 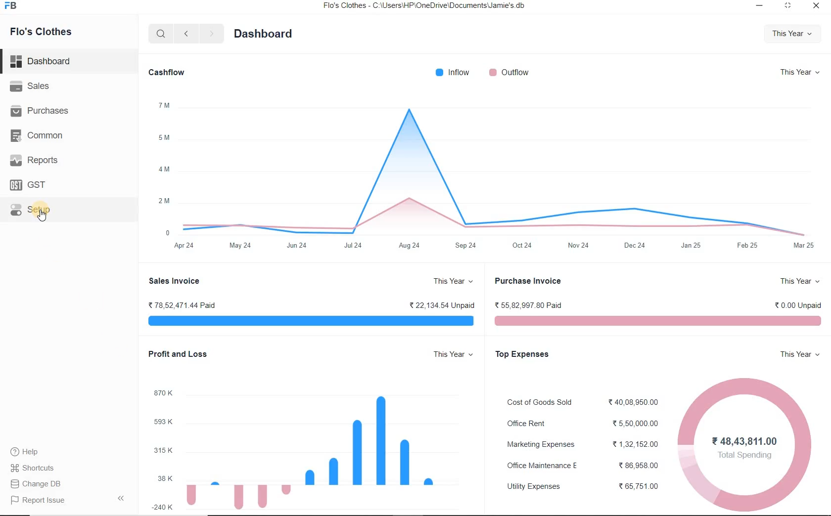 I want to click on 38 k, so click(x=166, y=478).